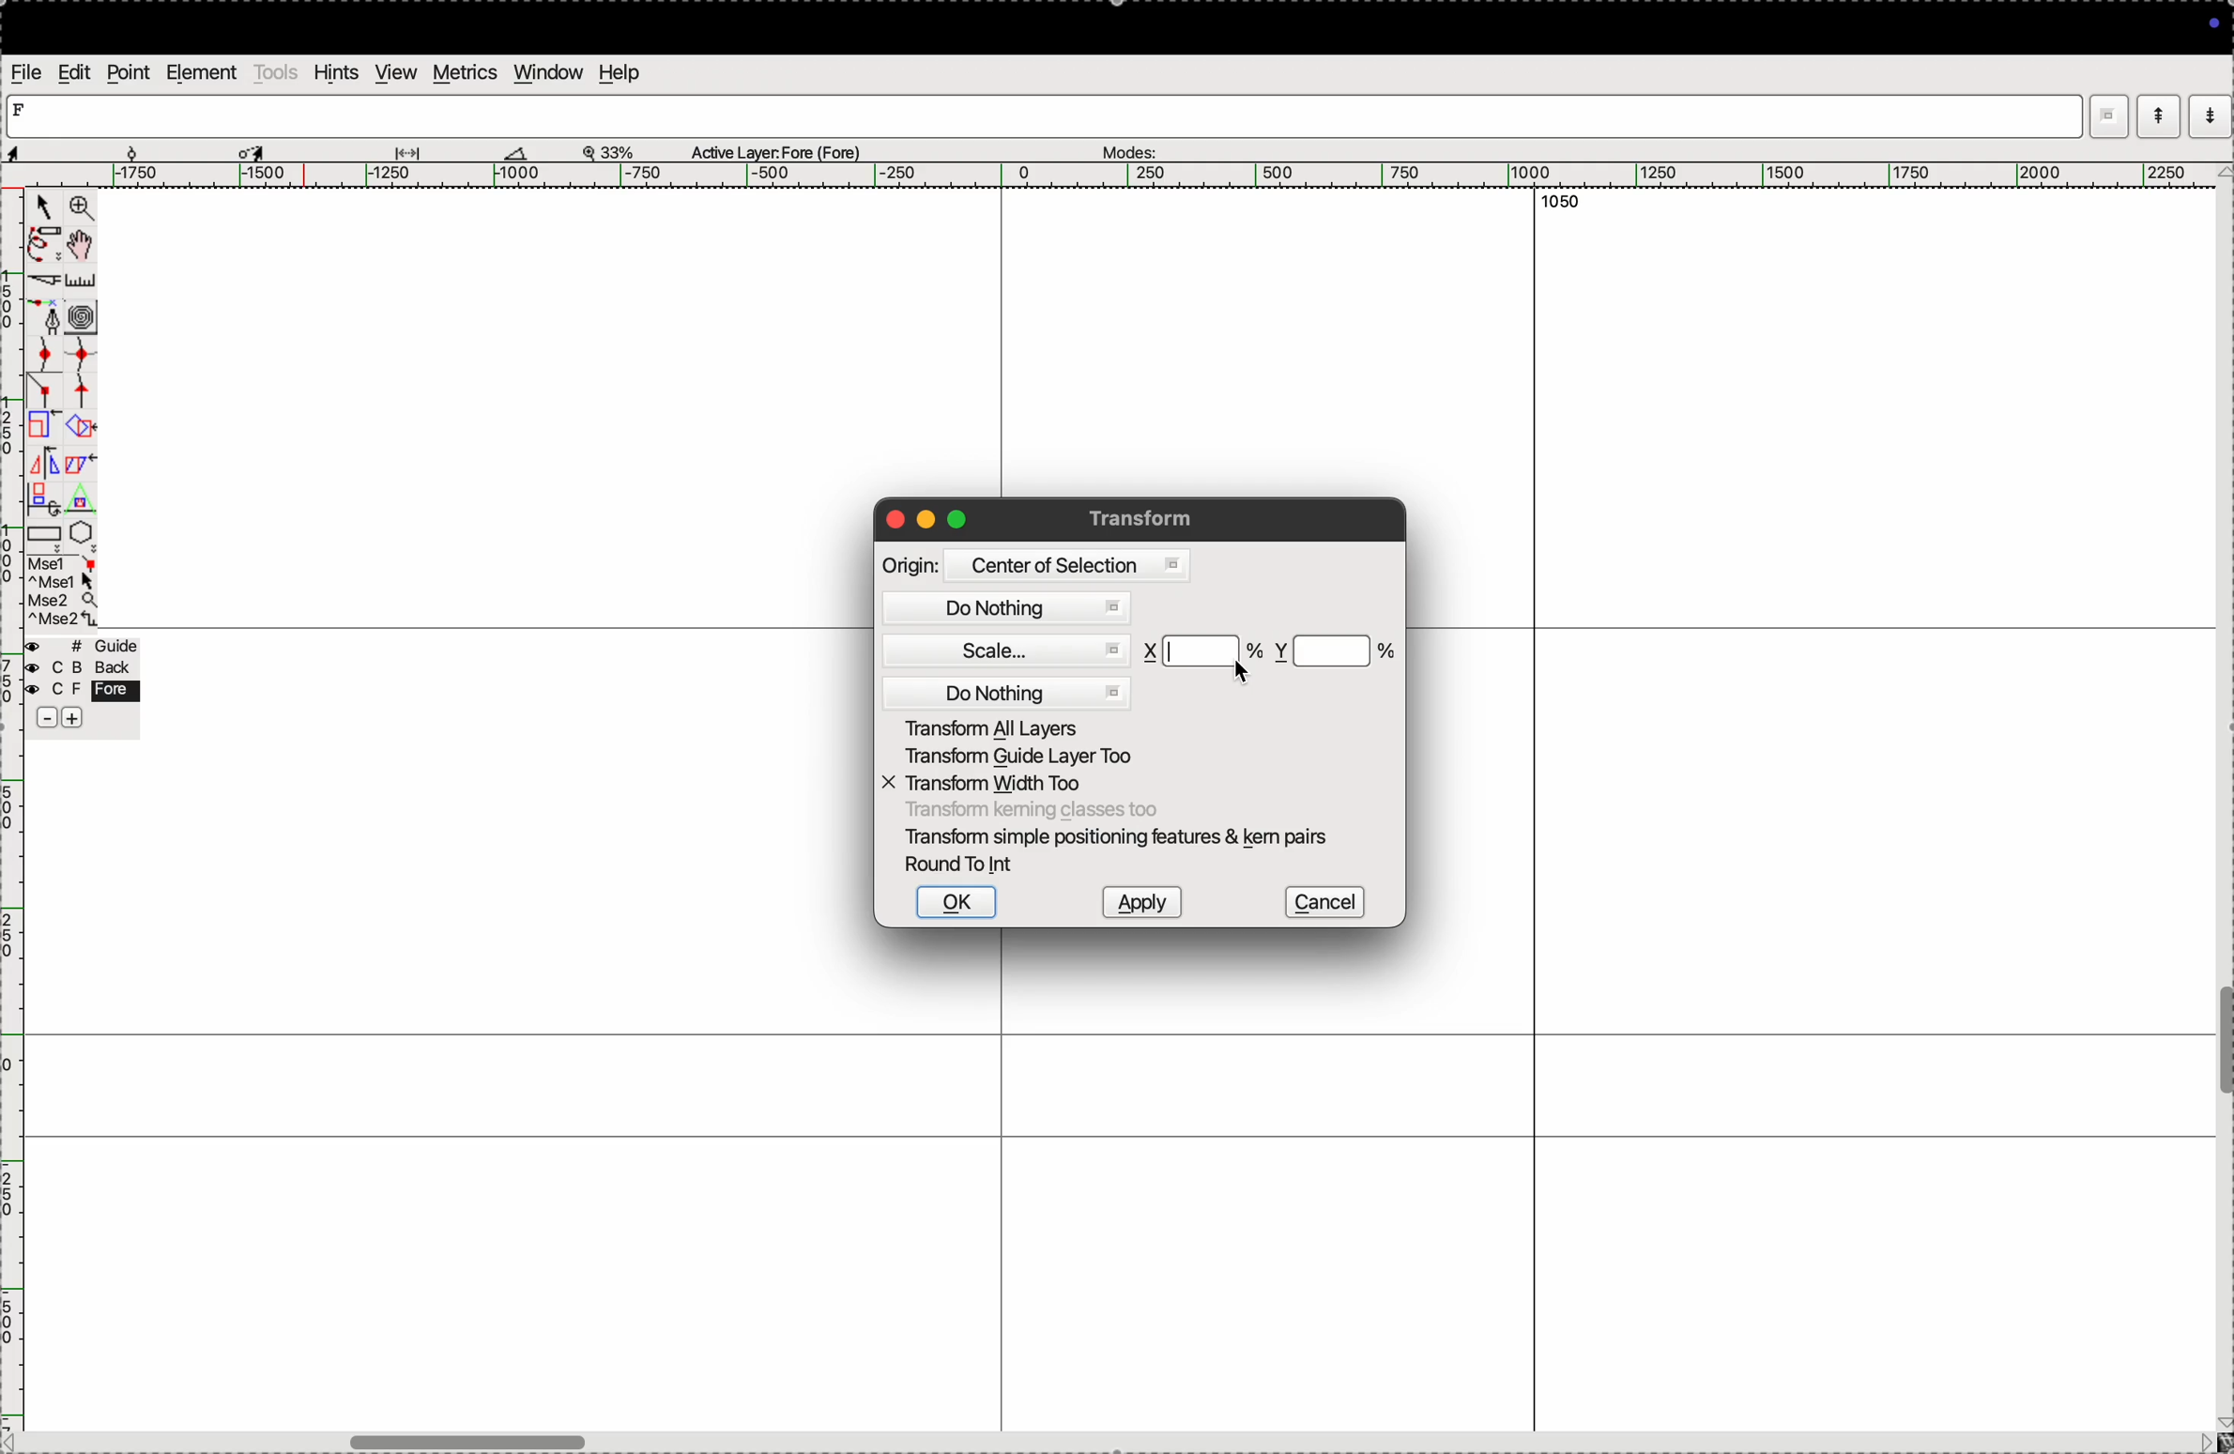  Describe the element at coordinates (1010, 692) in the screenshot. I see `do nothing` at that location.